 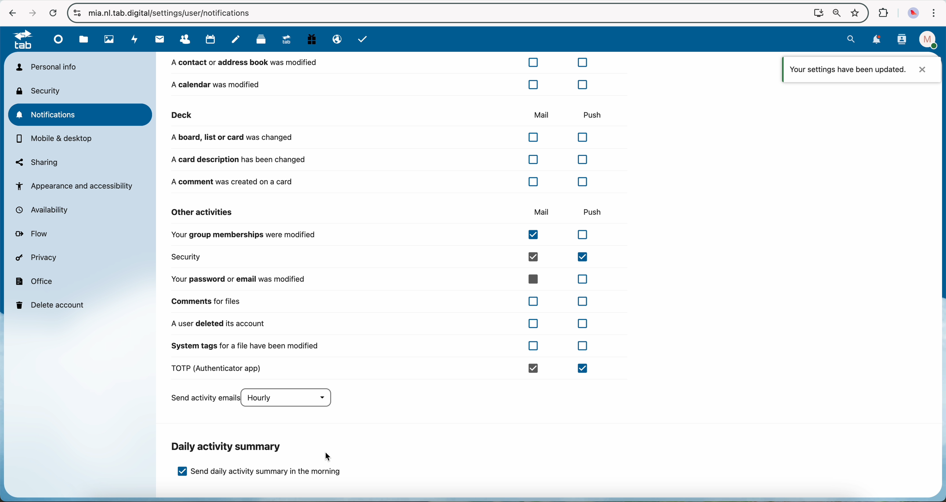 I want to click on controls, so click(x=77, y=13).